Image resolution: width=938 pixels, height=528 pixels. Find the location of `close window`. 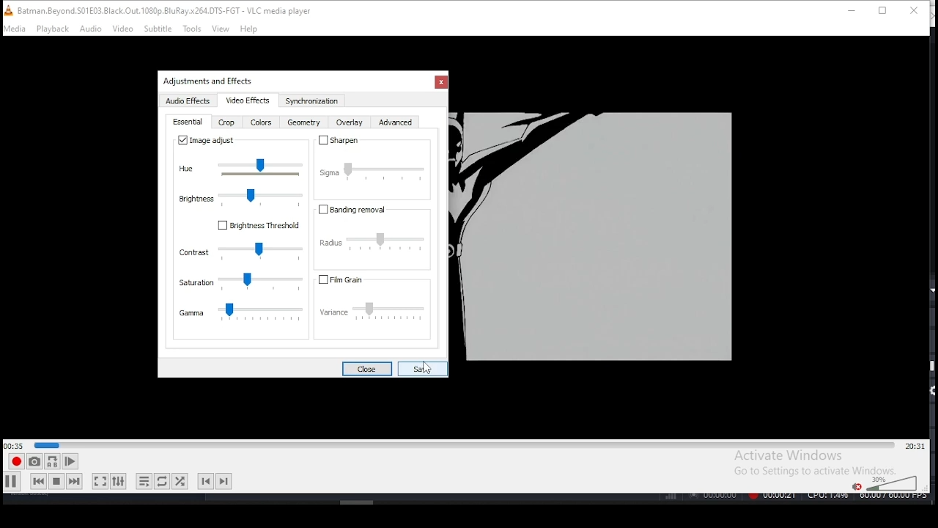

close window is located at coordinates (915, 12).